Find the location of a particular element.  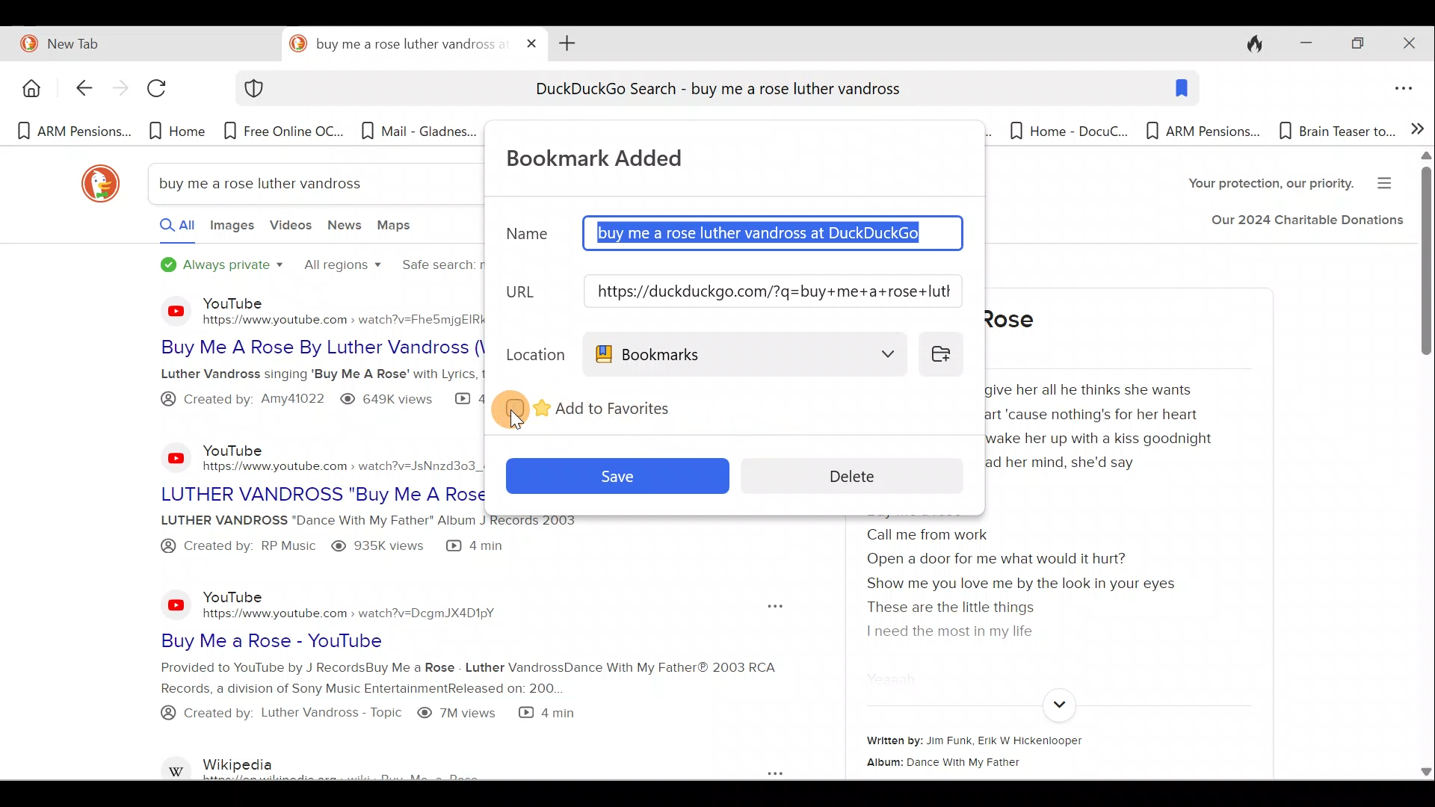

Images is located at coordinates (231, 229).